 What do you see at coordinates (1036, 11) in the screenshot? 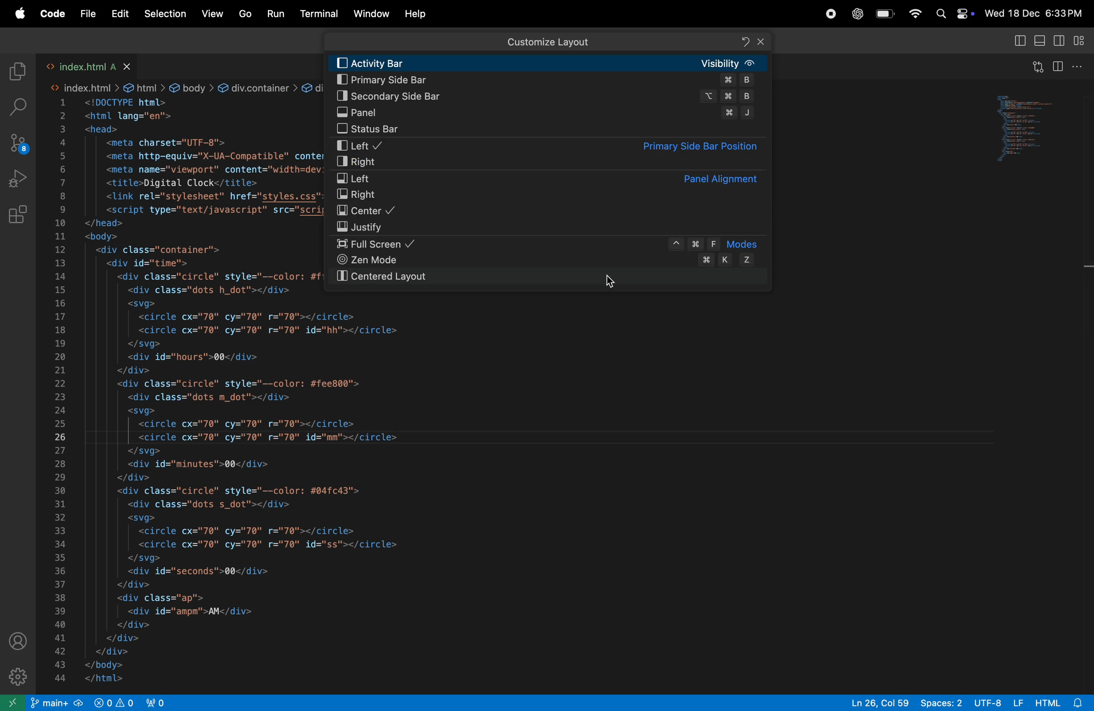
I see `Wed 18 Dec 6:33PM` at bounding box center [1036, 11].